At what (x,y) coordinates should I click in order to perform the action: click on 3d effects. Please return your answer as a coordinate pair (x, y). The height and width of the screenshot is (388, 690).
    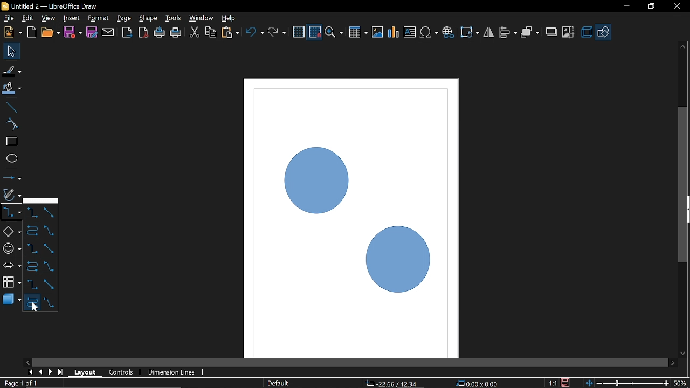
    Looking at the image, I should click on (588, 32).